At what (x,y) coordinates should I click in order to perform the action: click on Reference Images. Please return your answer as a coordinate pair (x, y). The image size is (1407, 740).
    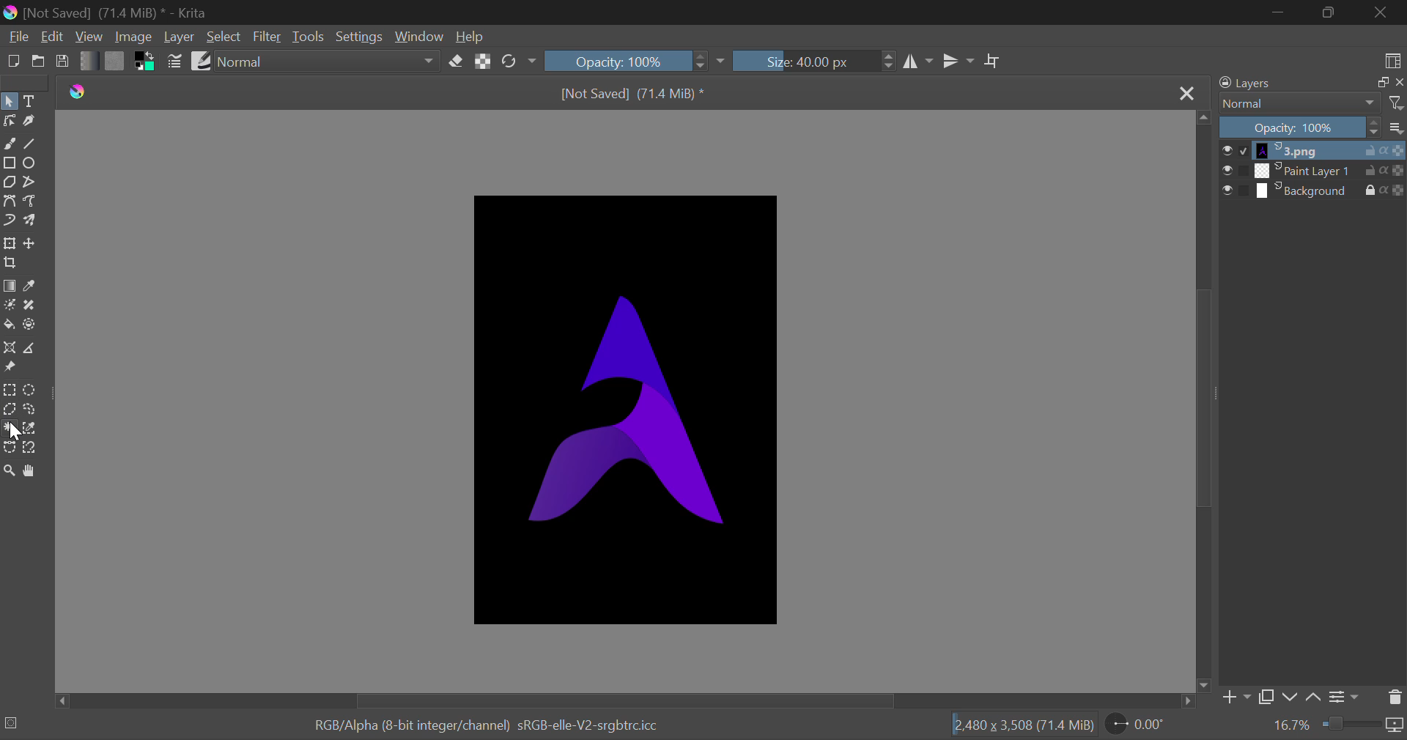
    Looking at the image, I should click on (9, 368).